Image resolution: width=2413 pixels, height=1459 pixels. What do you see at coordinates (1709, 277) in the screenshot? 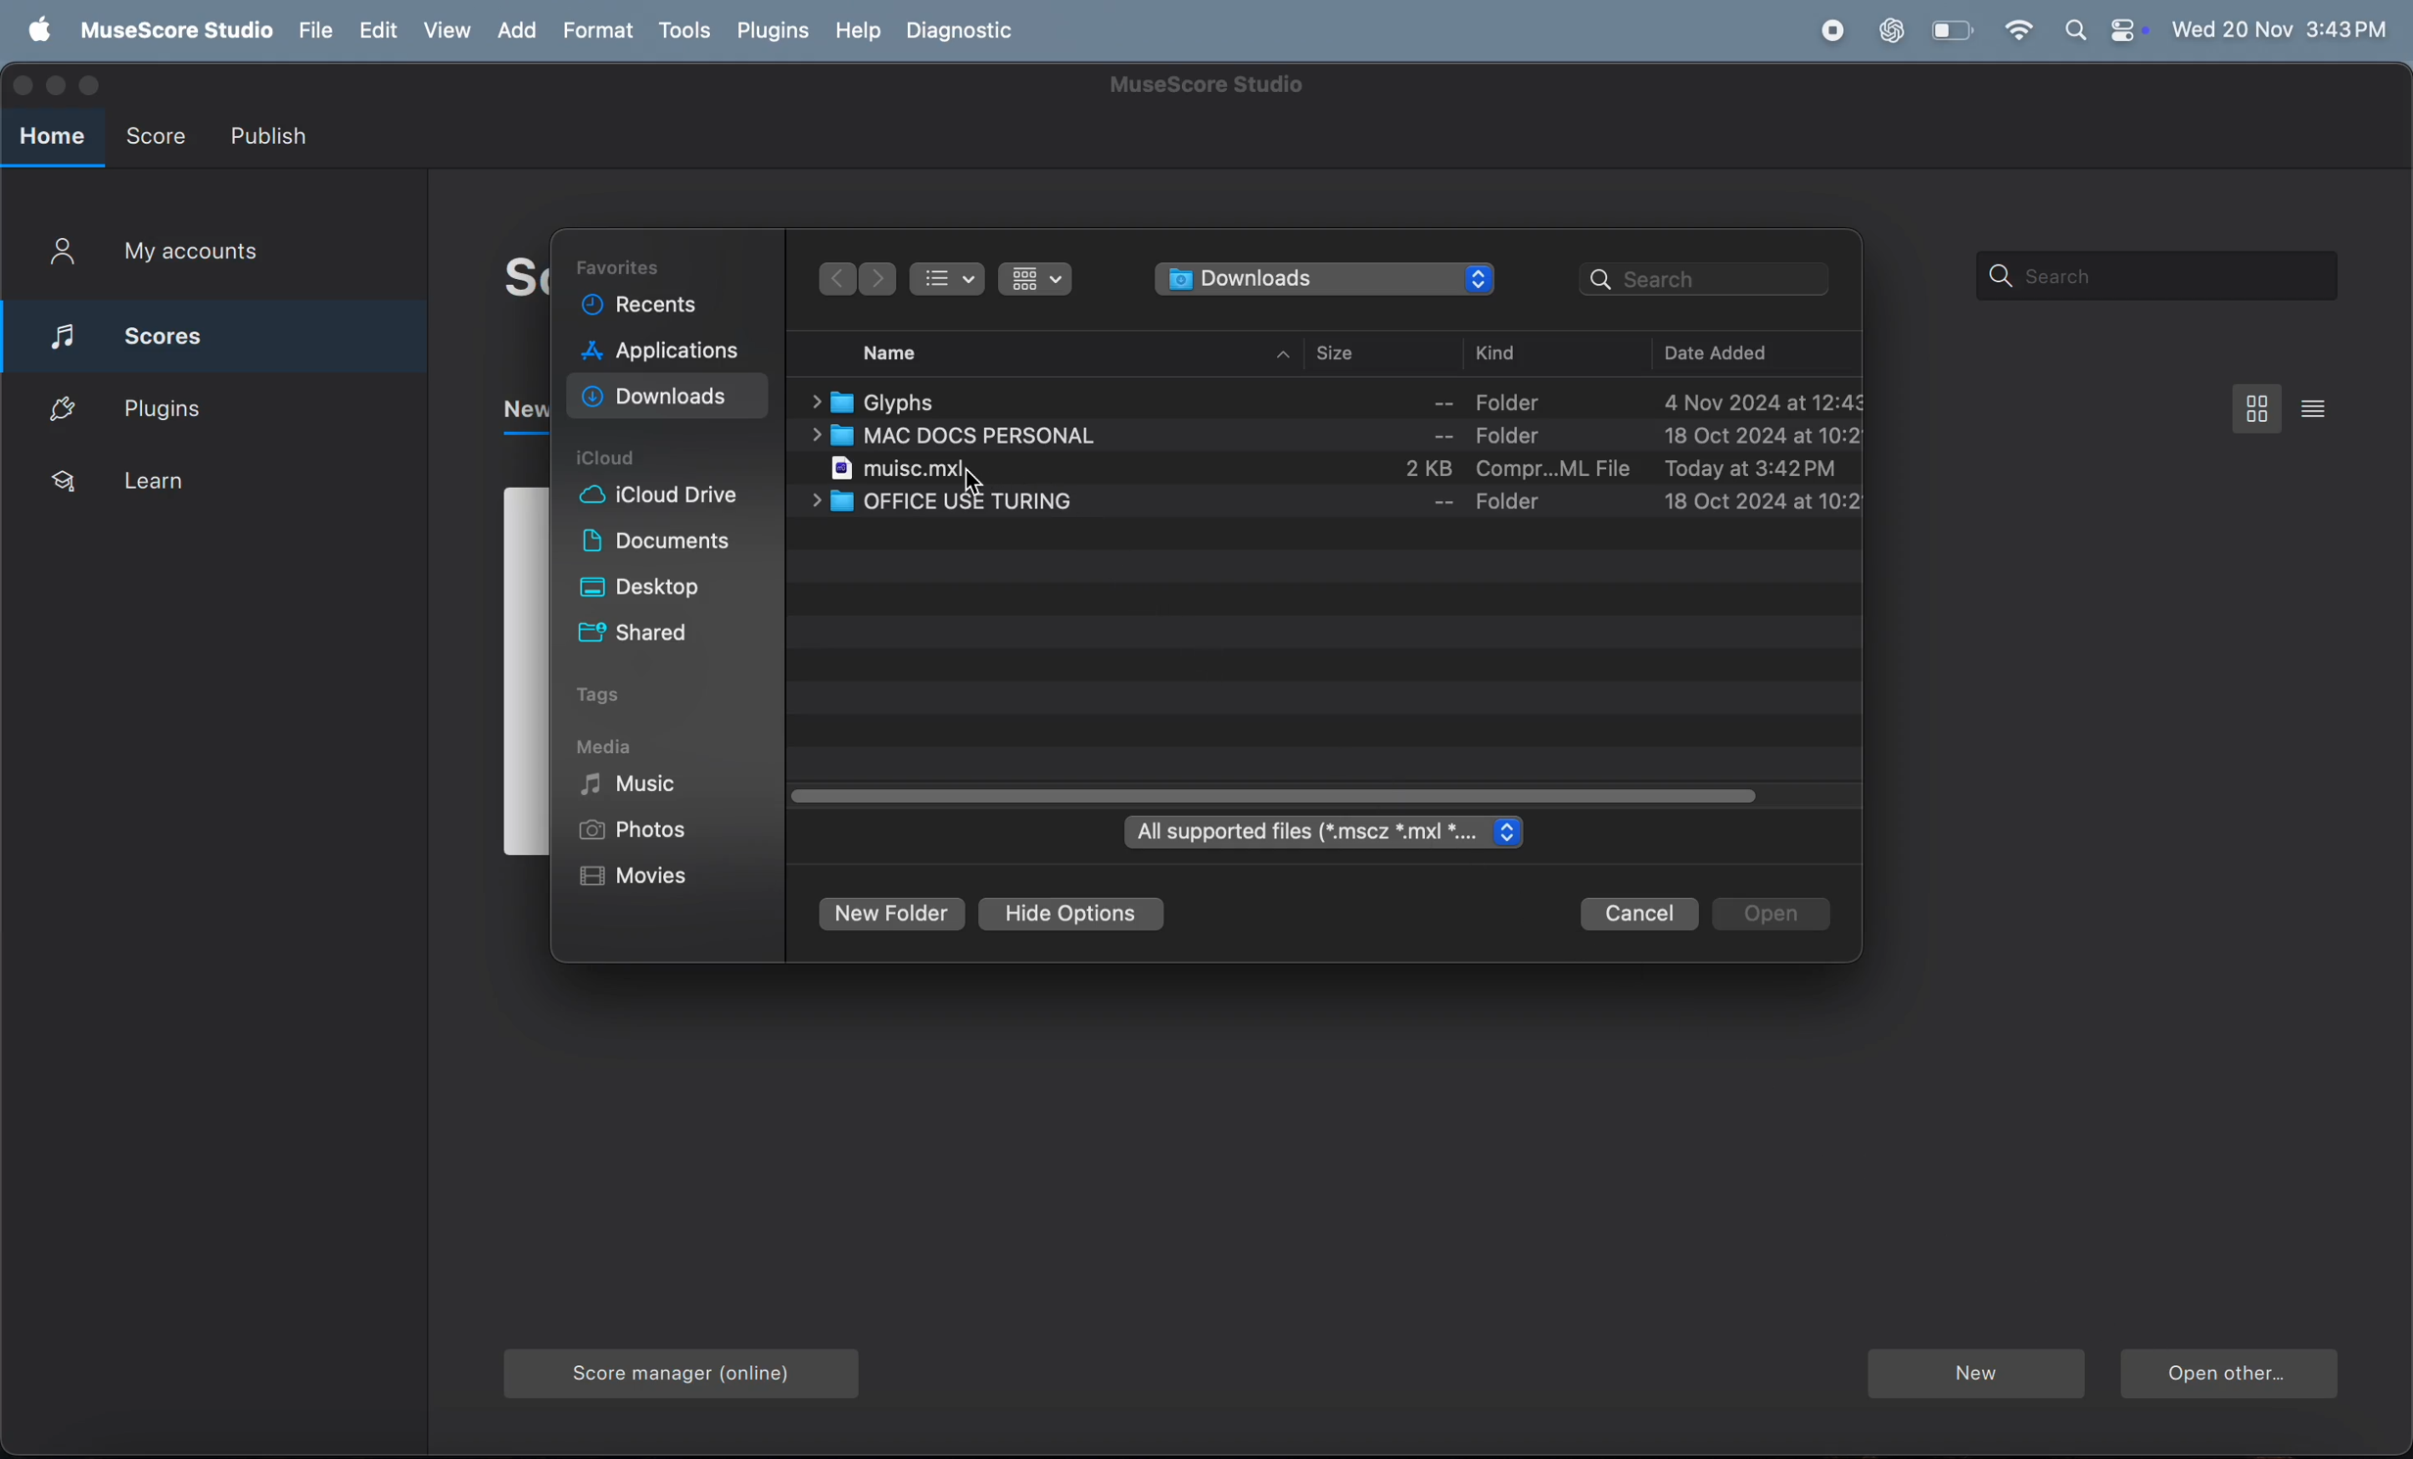
I see `search` at bounding box center [1709, 277].